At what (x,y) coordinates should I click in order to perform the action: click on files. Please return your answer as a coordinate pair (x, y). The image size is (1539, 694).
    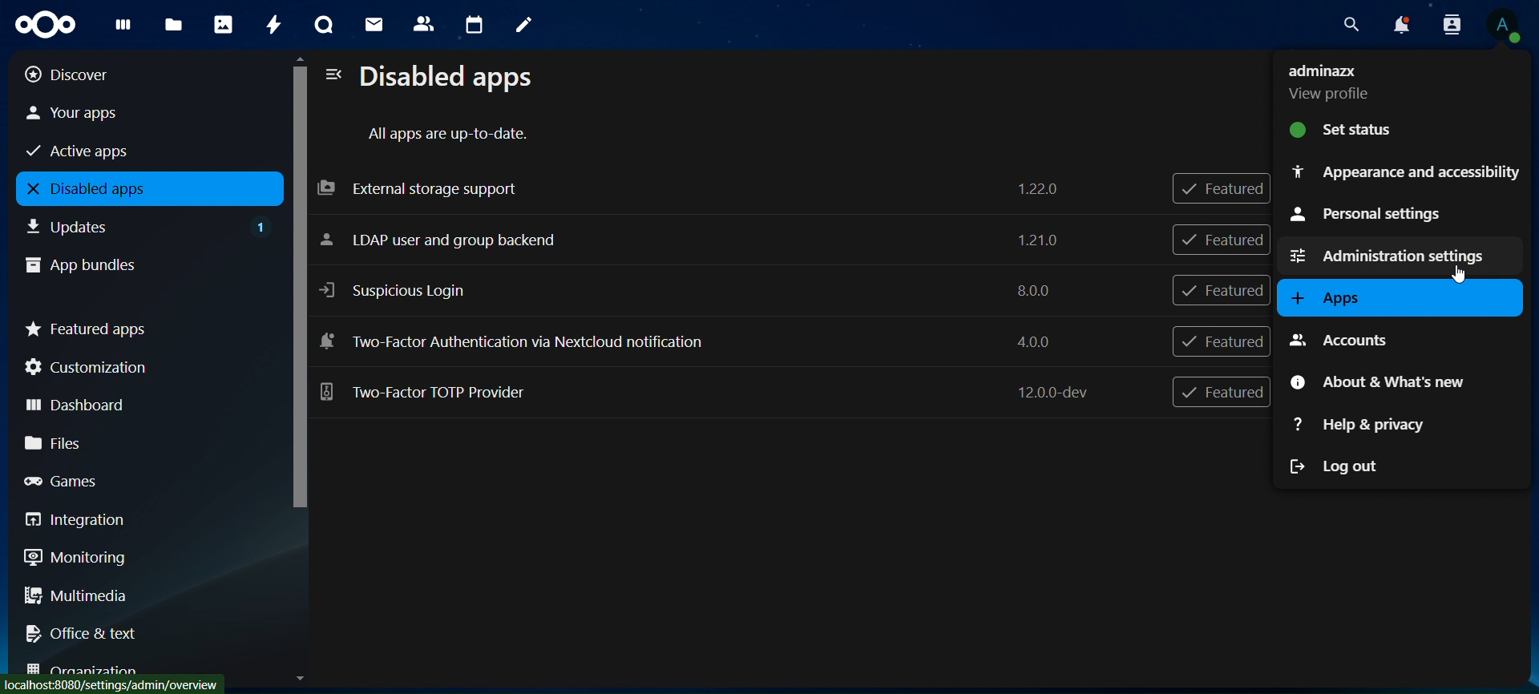
    Looking at the image, I should click on (140, 442).